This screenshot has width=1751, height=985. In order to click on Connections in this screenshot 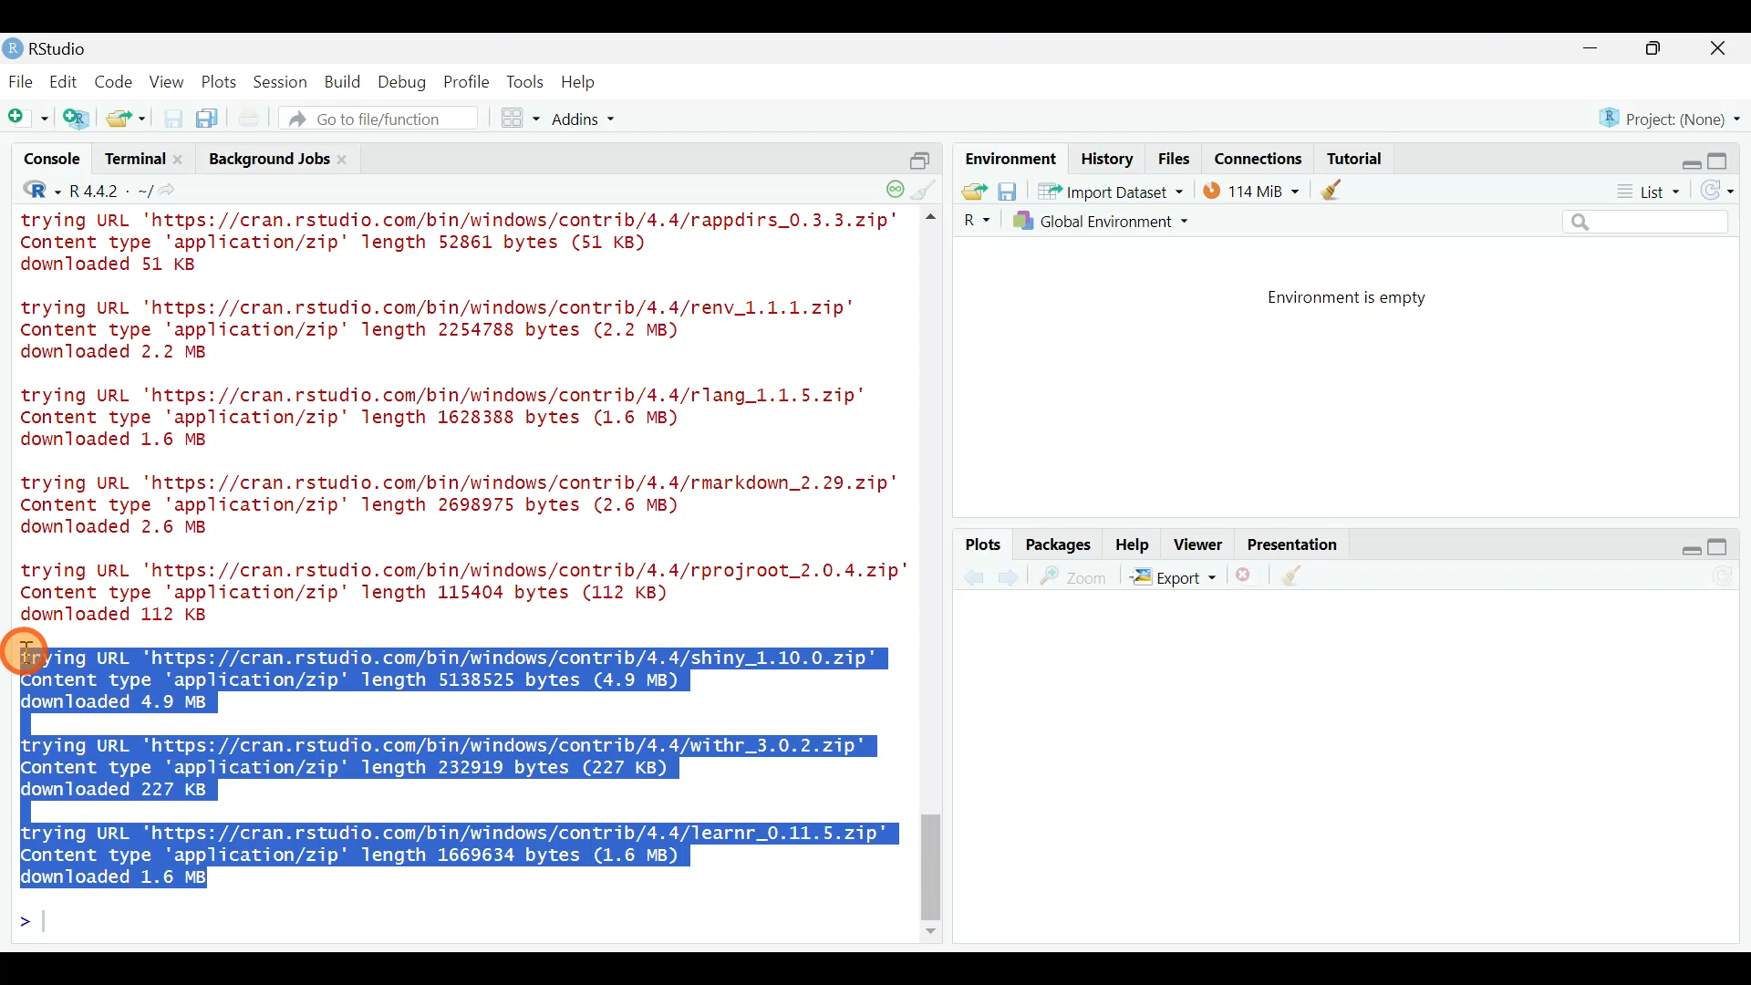, I will do `click(1259, 157)`.